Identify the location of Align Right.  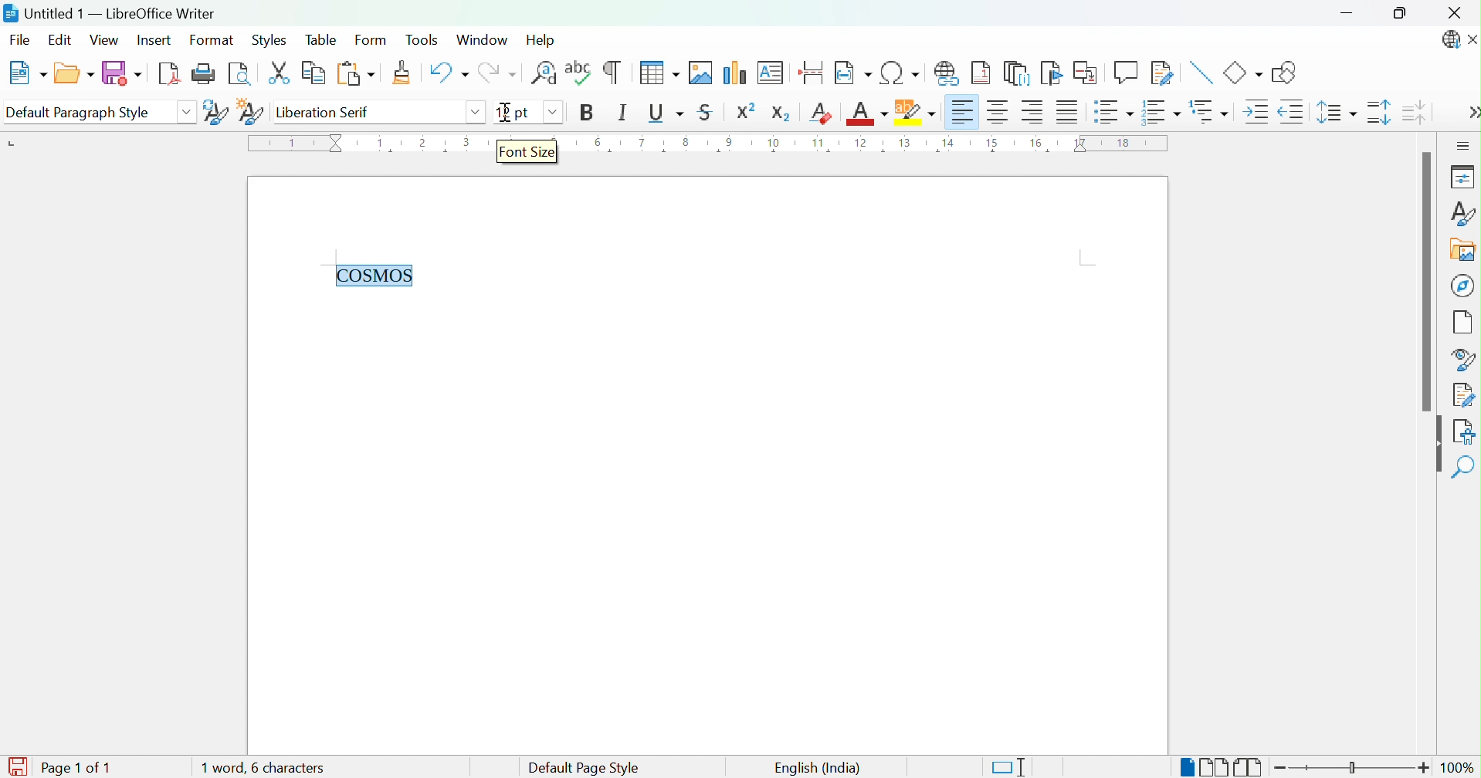
(1033, 113).